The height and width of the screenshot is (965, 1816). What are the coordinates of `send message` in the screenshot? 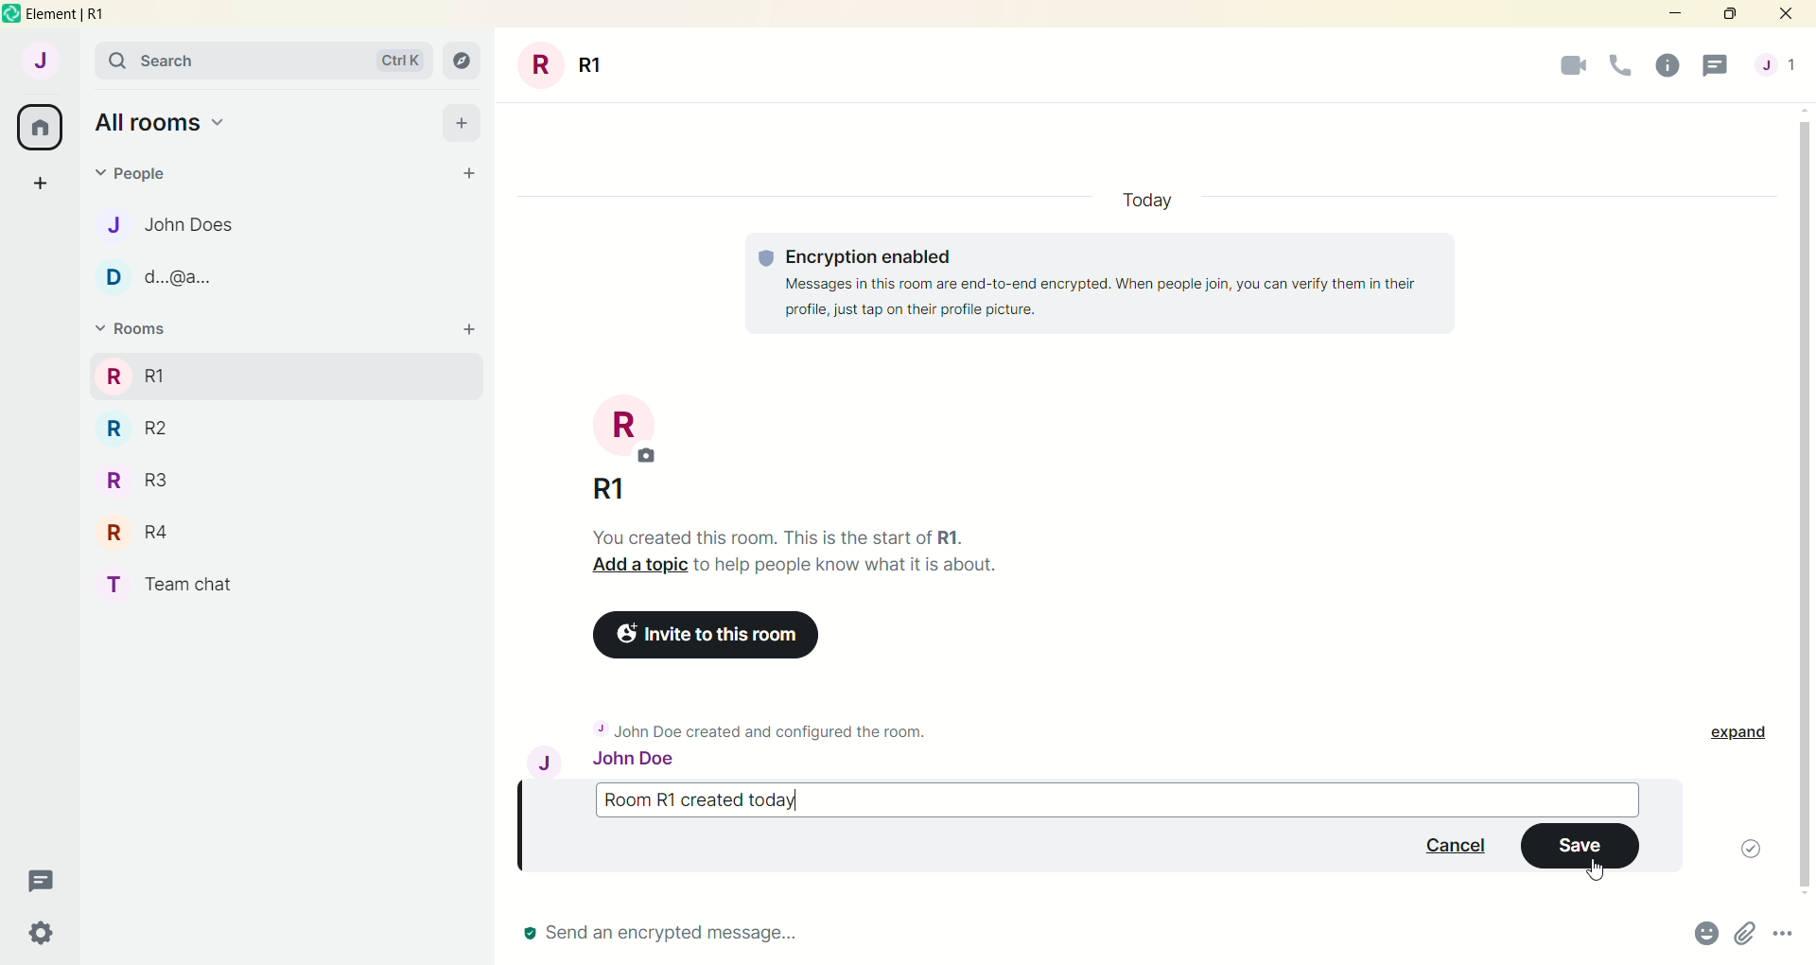 It's located at (684, 936).